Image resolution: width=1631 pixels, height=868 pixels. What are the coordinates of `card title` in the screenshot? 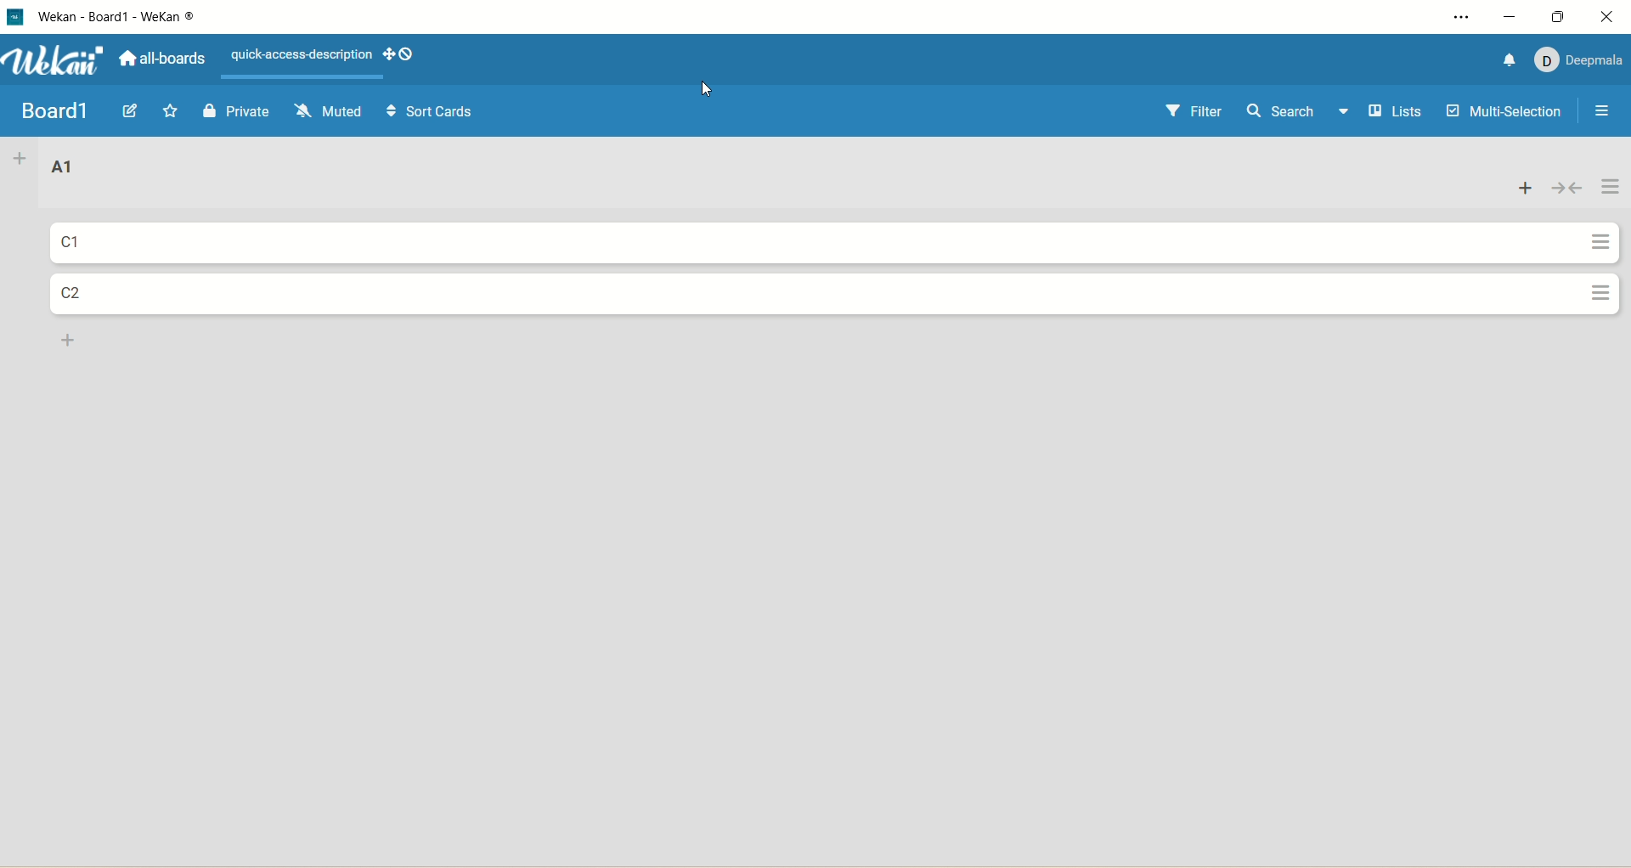 It's located at (81, 242).